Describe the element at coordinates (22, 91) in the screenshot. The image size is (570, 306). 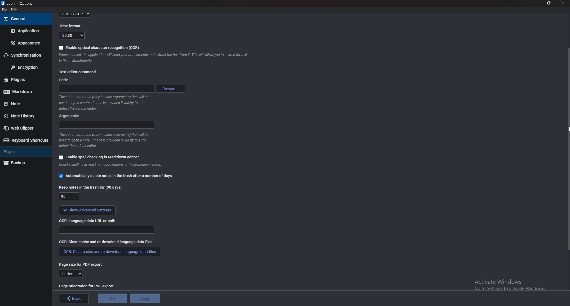
I see `Markdown` at that location.